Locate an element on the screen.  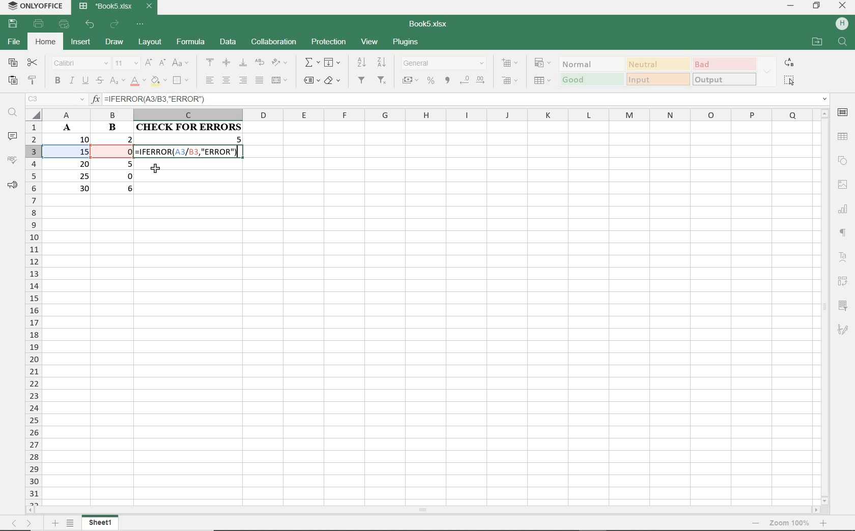
CELL SETTINGS is located at coordinates (843, 114).